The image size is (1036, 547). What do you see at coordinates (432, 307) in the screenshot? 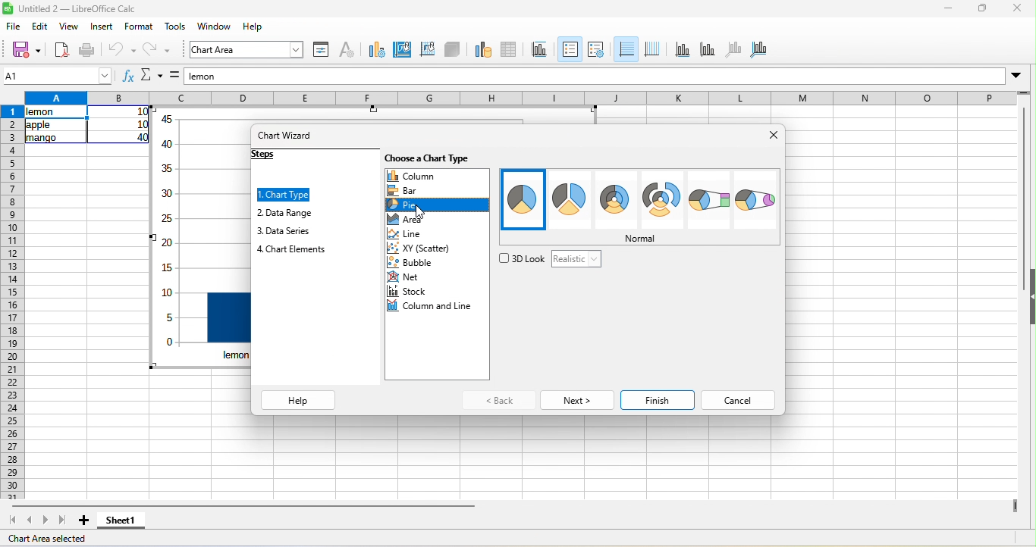
I see `column and line` at bounding box center [432, 307].